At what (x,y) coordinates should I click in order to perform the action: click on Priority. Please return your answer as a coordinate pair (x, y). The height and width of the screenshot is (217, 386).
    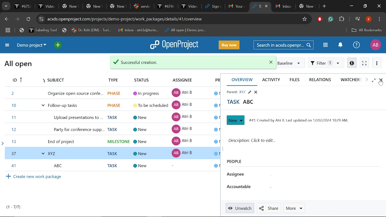
    Looking at the image, I should click on (212, 80).